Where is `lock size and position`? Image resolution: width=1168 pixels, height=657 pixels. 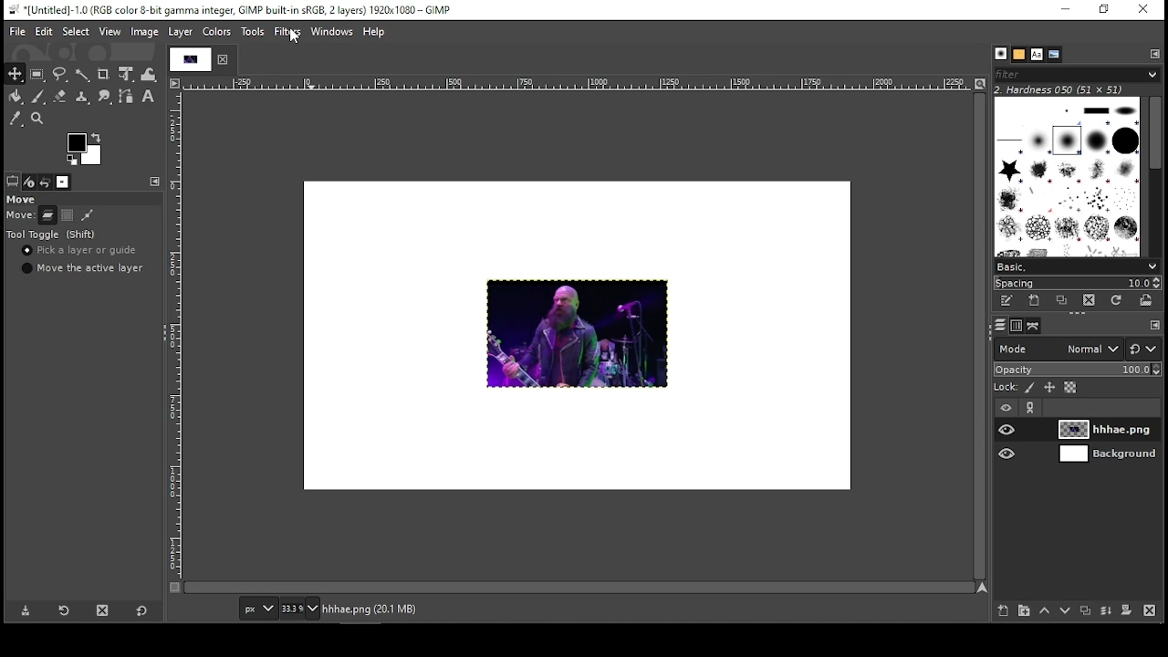
lock size and position is located at coordinates (1051, 386).